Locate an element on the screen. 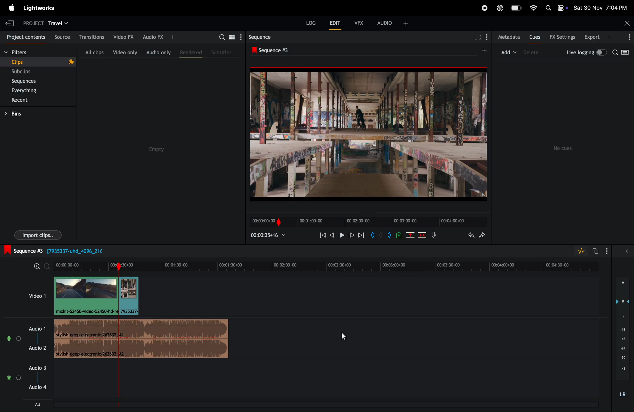 This screenshot has height=412, width=634. delete is located at coordinates (422, 235).